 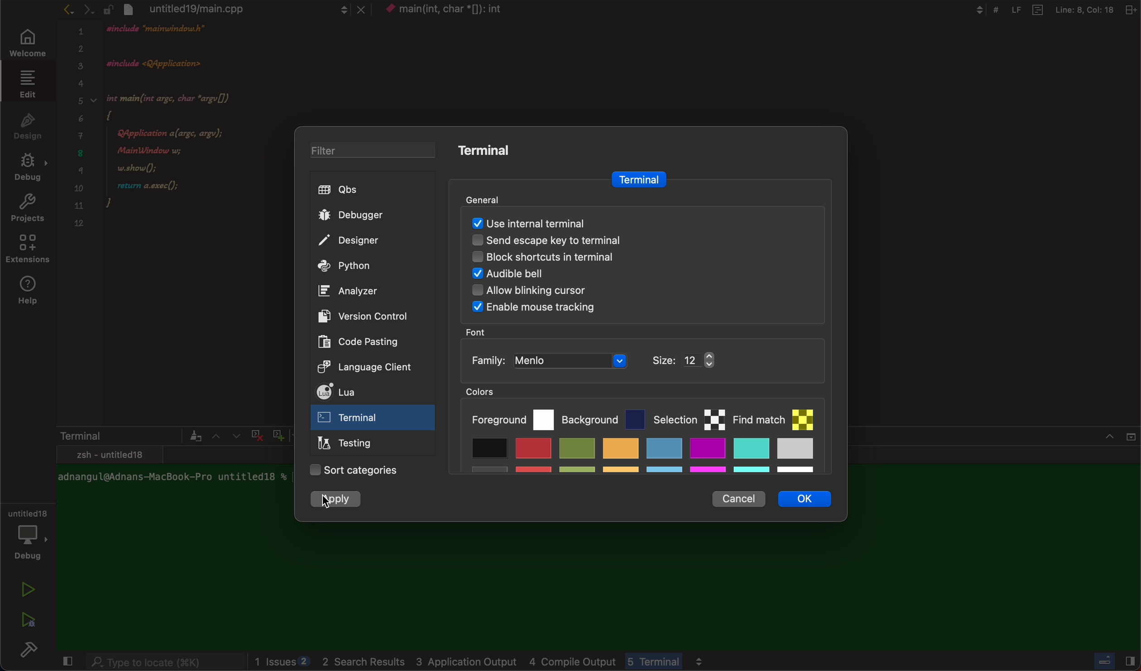 What do you see at coordinates (332, 501) in the screenshot?
I see `cursor` at bounding box center [332, 501].